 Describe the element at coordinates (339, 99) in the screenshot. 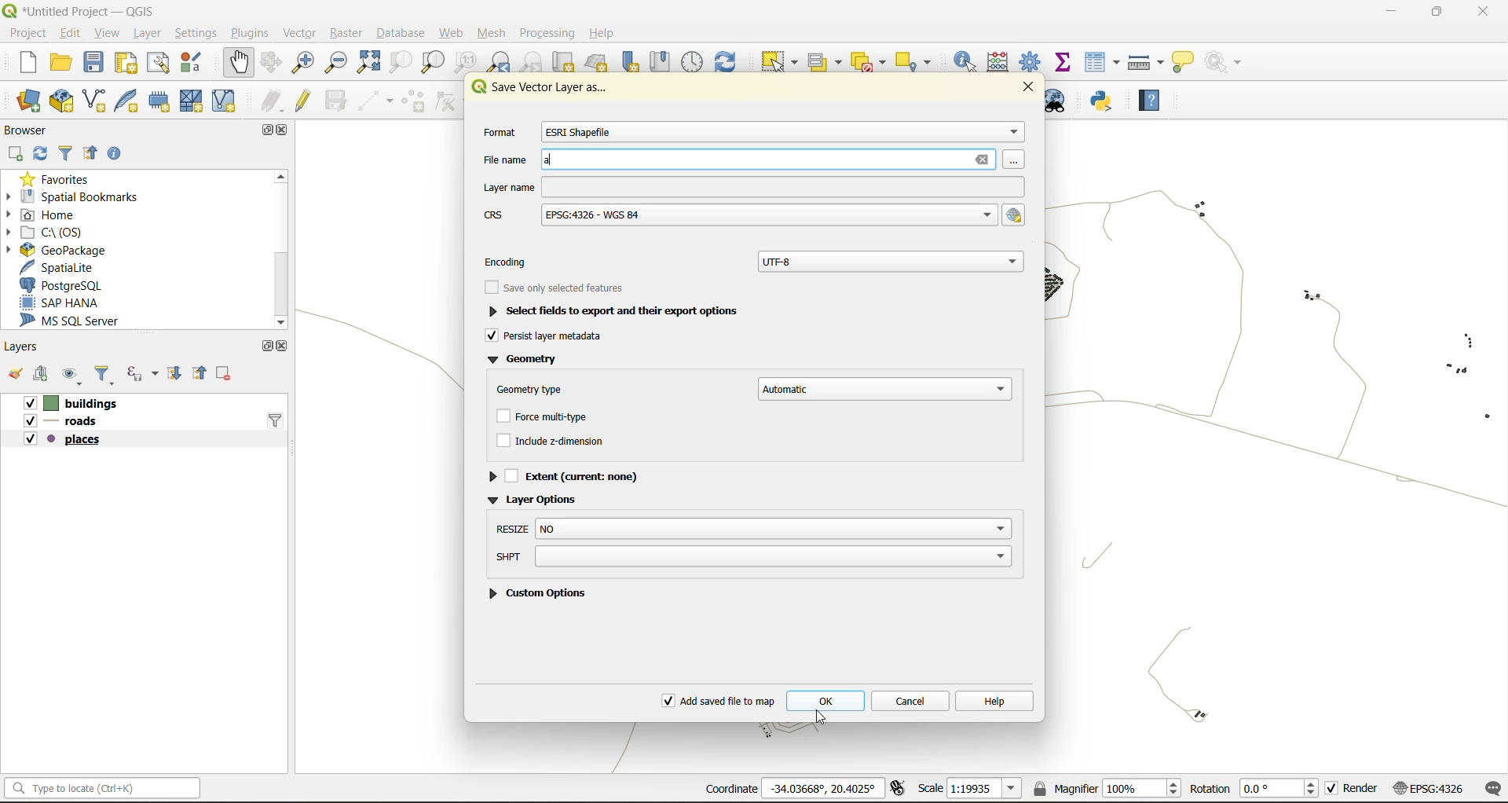

I see `save edits` at that location.